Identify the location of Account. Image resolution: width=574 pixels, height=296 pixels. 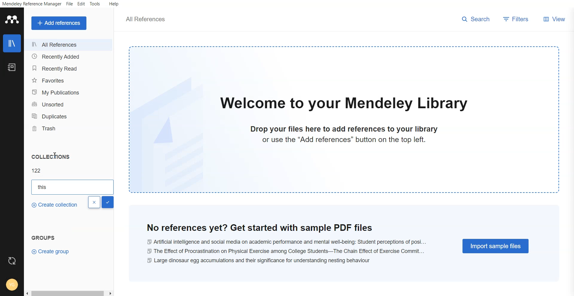
(12, 283).